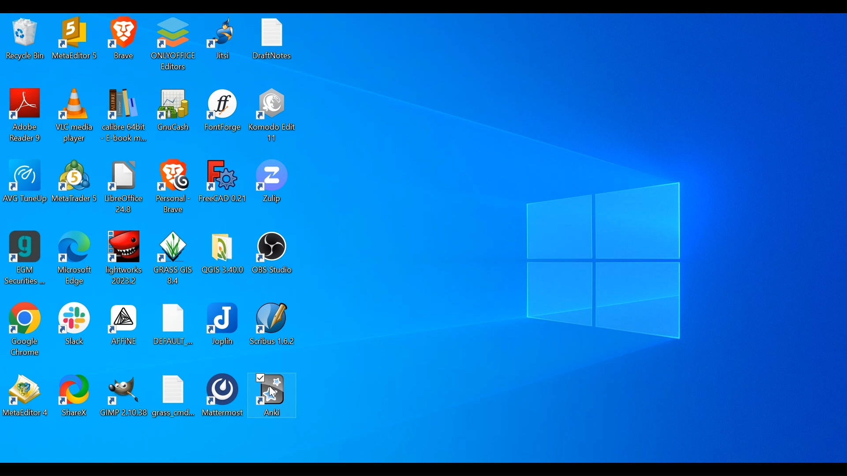  I want to click on GnuCash Desktop icon, so click(172, 110).